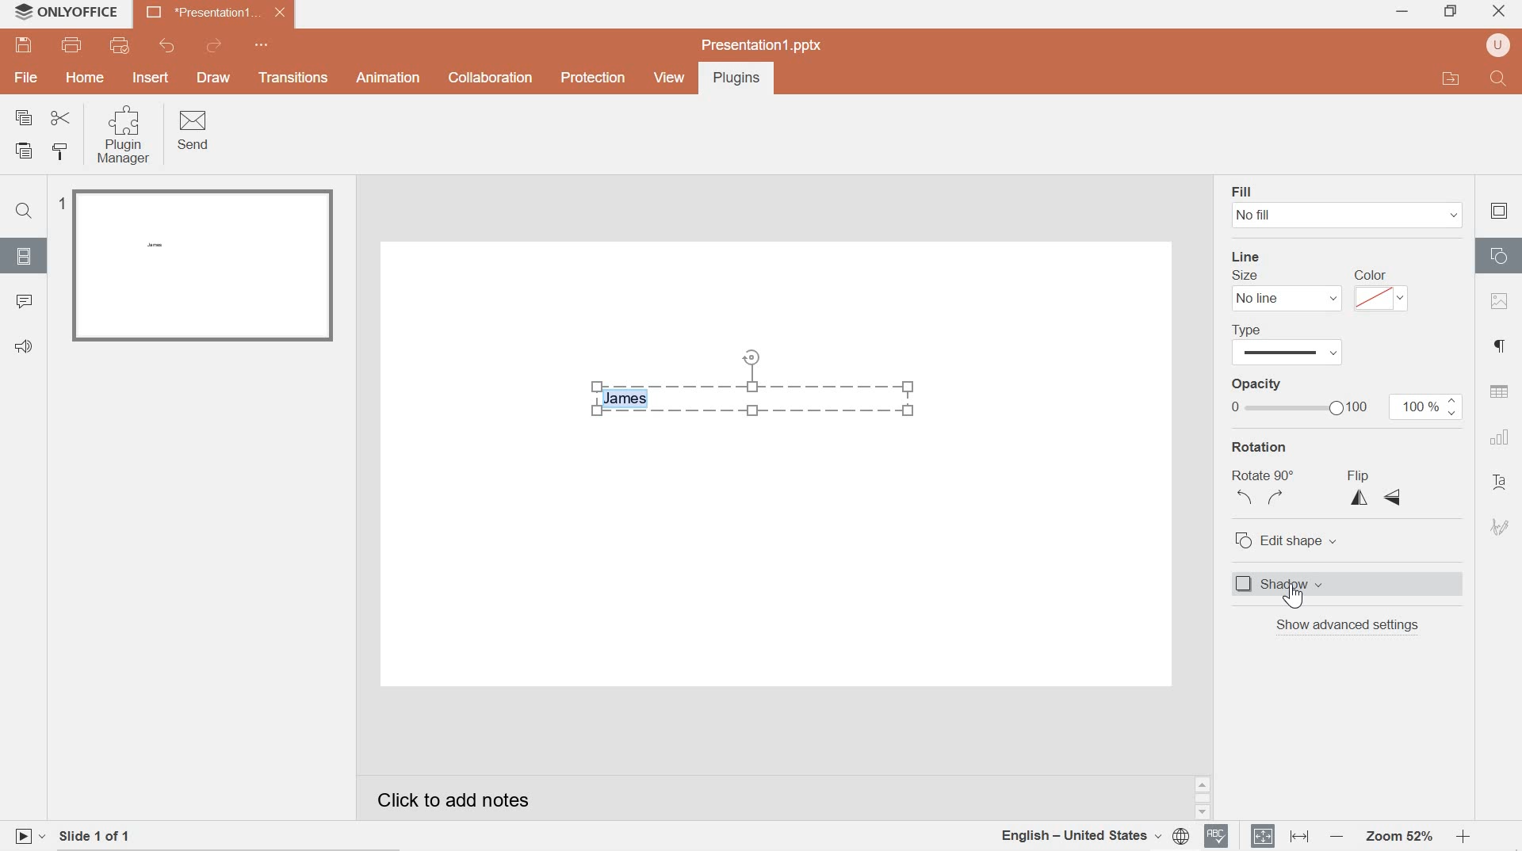 The width and height of the screenshot is (1522, 851). I want to click on user, so click(1498, 46).